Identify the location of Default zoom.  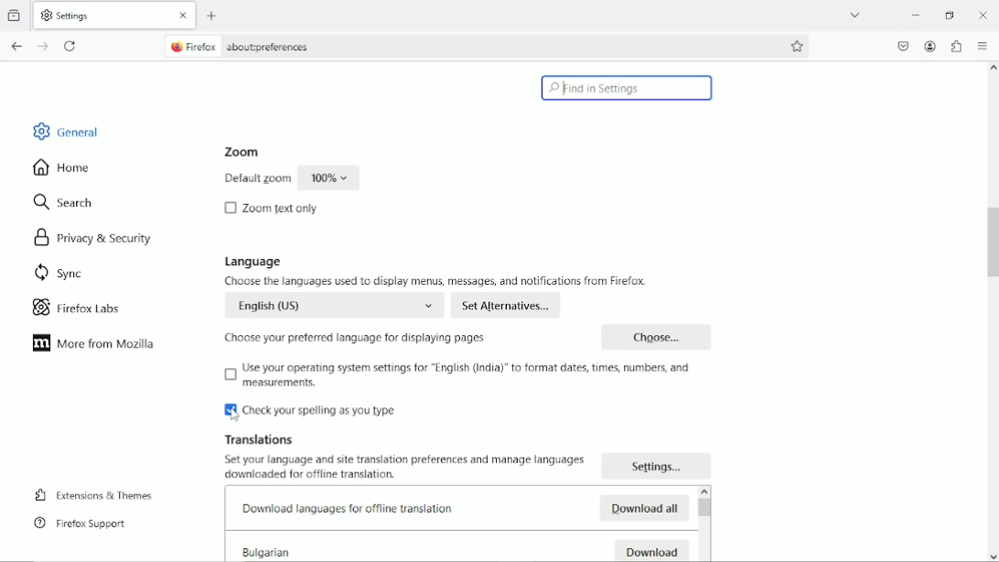
(255, 179).